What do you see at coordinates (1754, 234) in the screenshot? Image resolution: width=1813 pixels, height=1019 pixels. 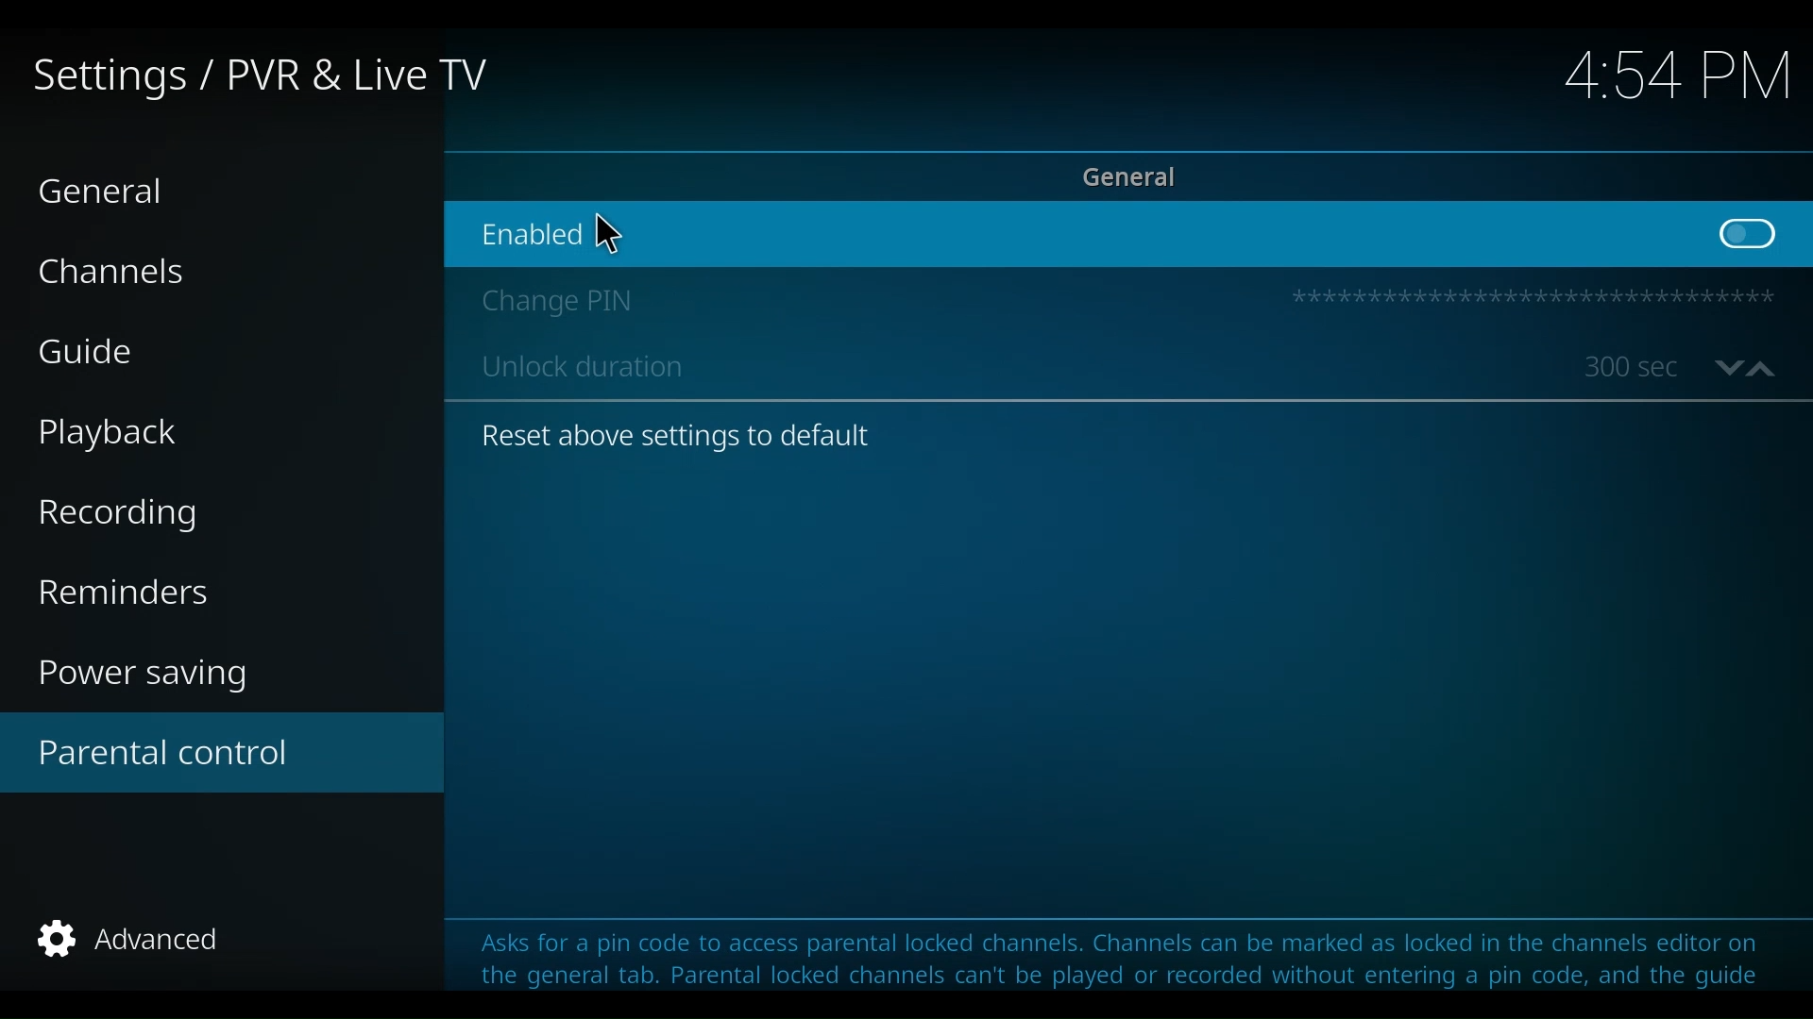 I see `Toggle on/off` at bounding box center [1754, 234].